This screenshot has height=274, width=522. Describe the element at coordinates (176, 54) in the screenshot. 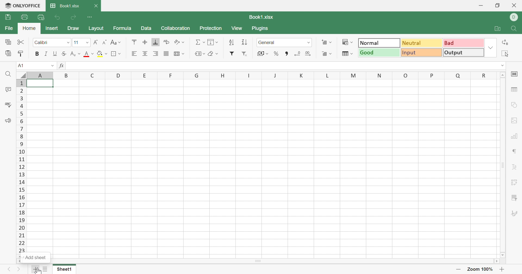

I see `Merge and Center` at that location.